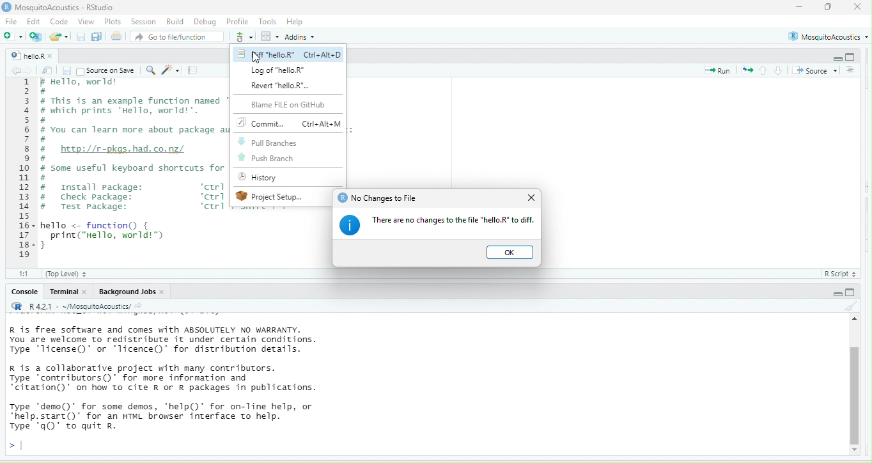 This screenshot has width=872, height=463. What do you see at coordinates (128, 292) in the screenshot?
I see `Background Jobs` at bounding box center [128, 292].